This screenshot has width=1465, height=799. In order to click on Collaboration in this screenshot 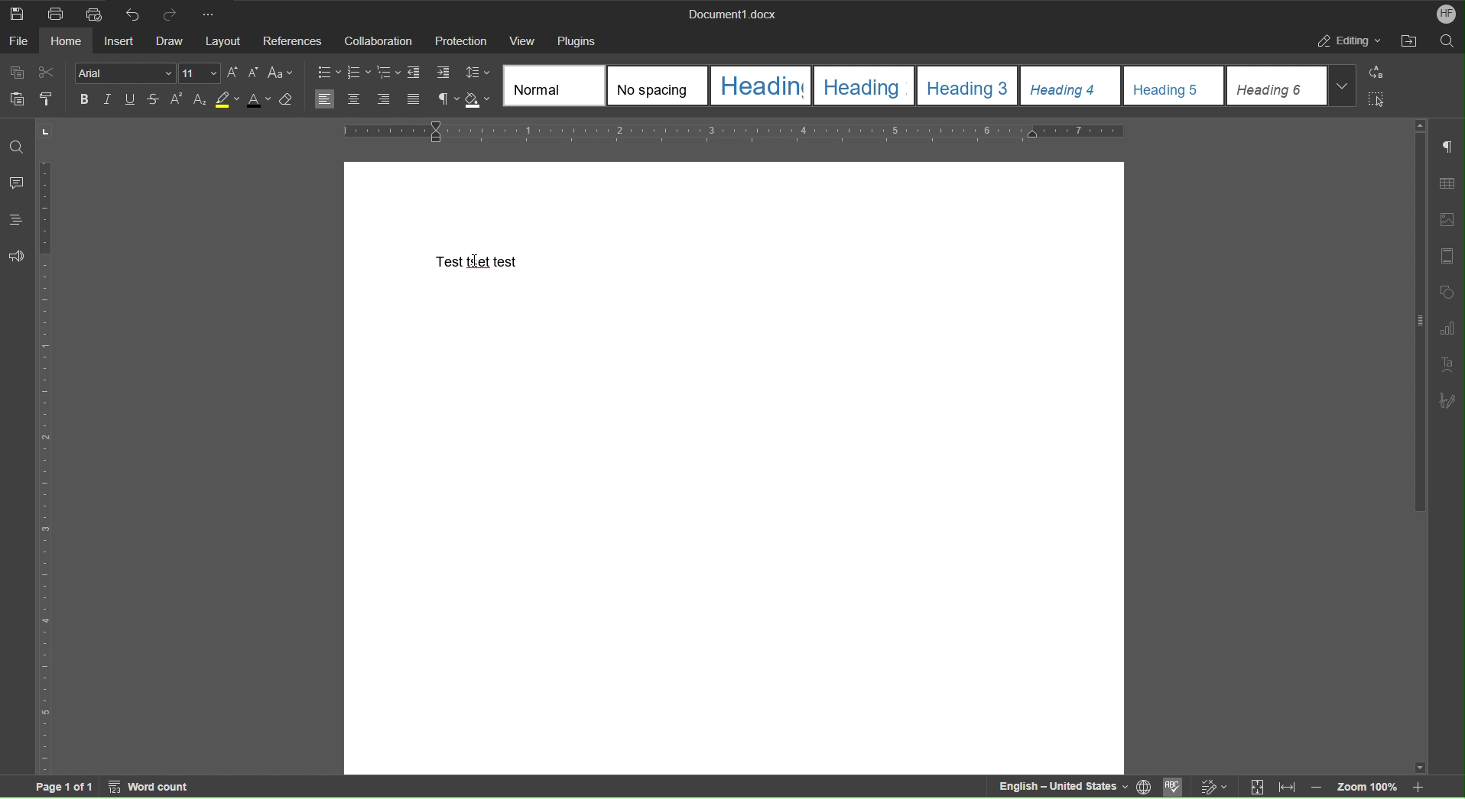, I will do `click(376, 40)`.